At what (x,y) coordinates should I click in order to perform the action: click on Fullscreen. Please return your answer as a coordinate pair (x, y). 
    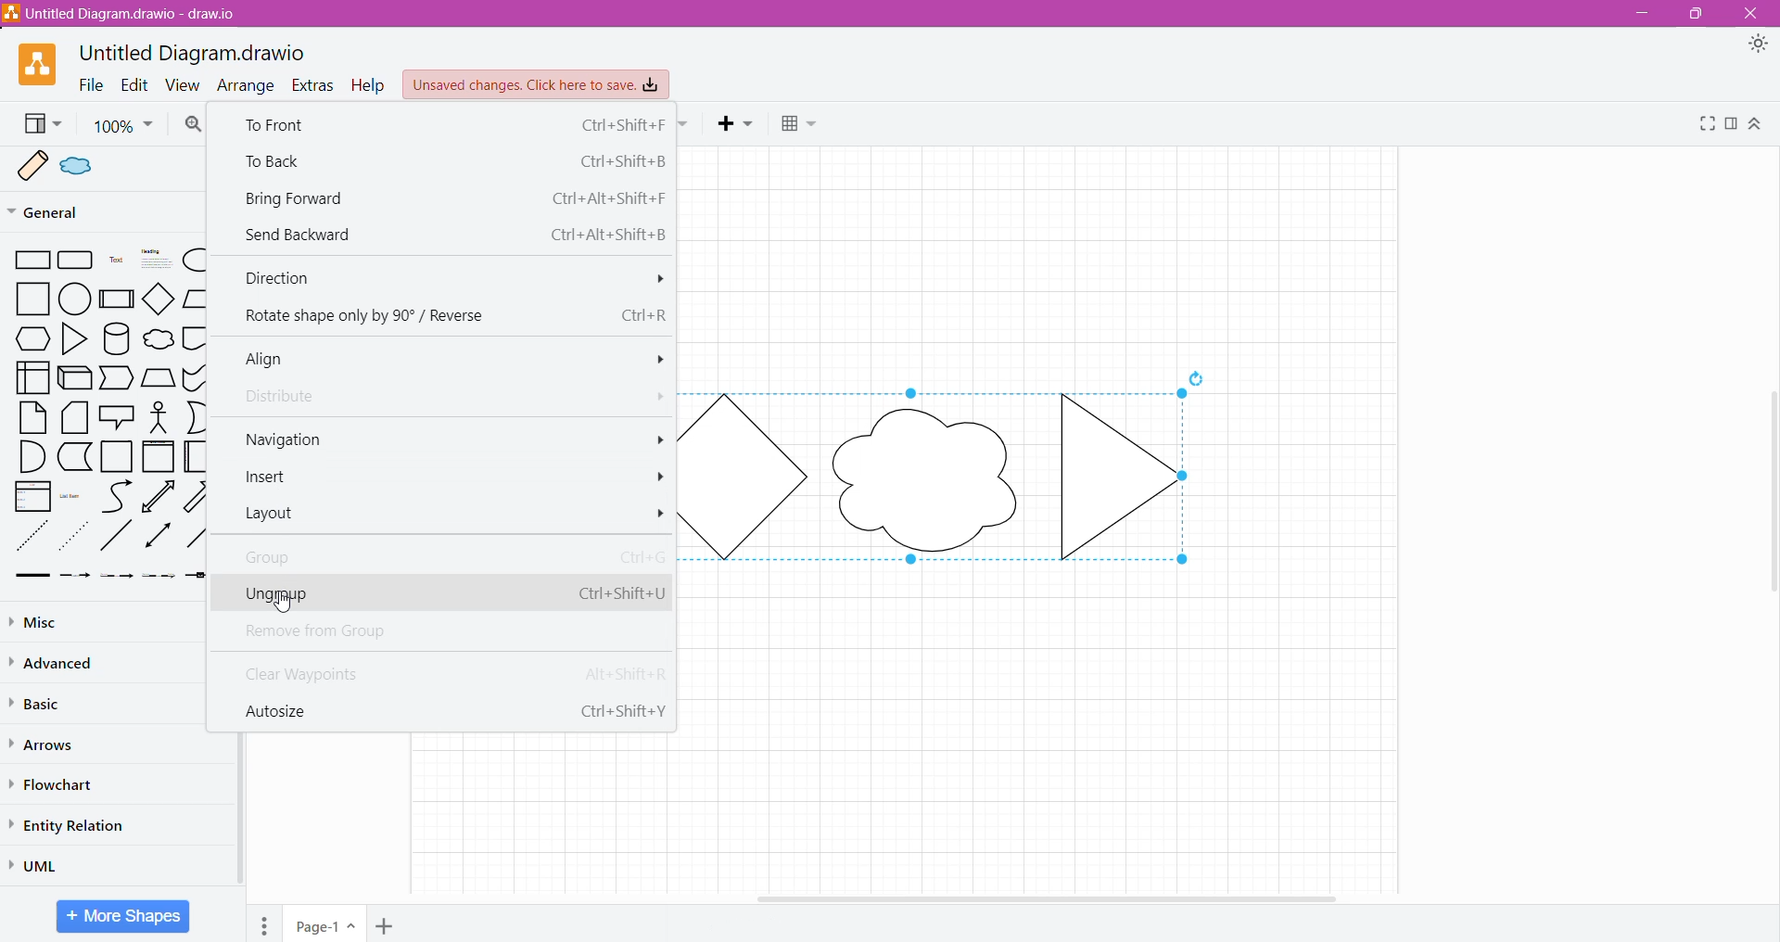
    Looking at the image, I should click on (1709, 125).